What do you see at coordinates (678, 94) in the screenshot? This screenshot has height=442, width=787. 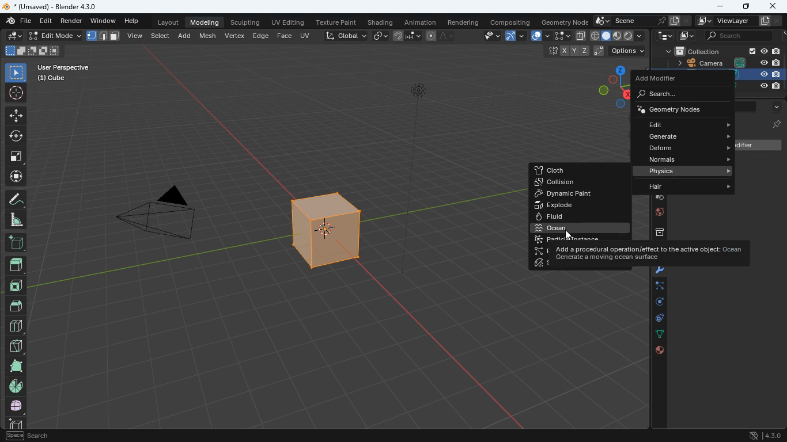 I see `search` at bounding box center [678, 94].